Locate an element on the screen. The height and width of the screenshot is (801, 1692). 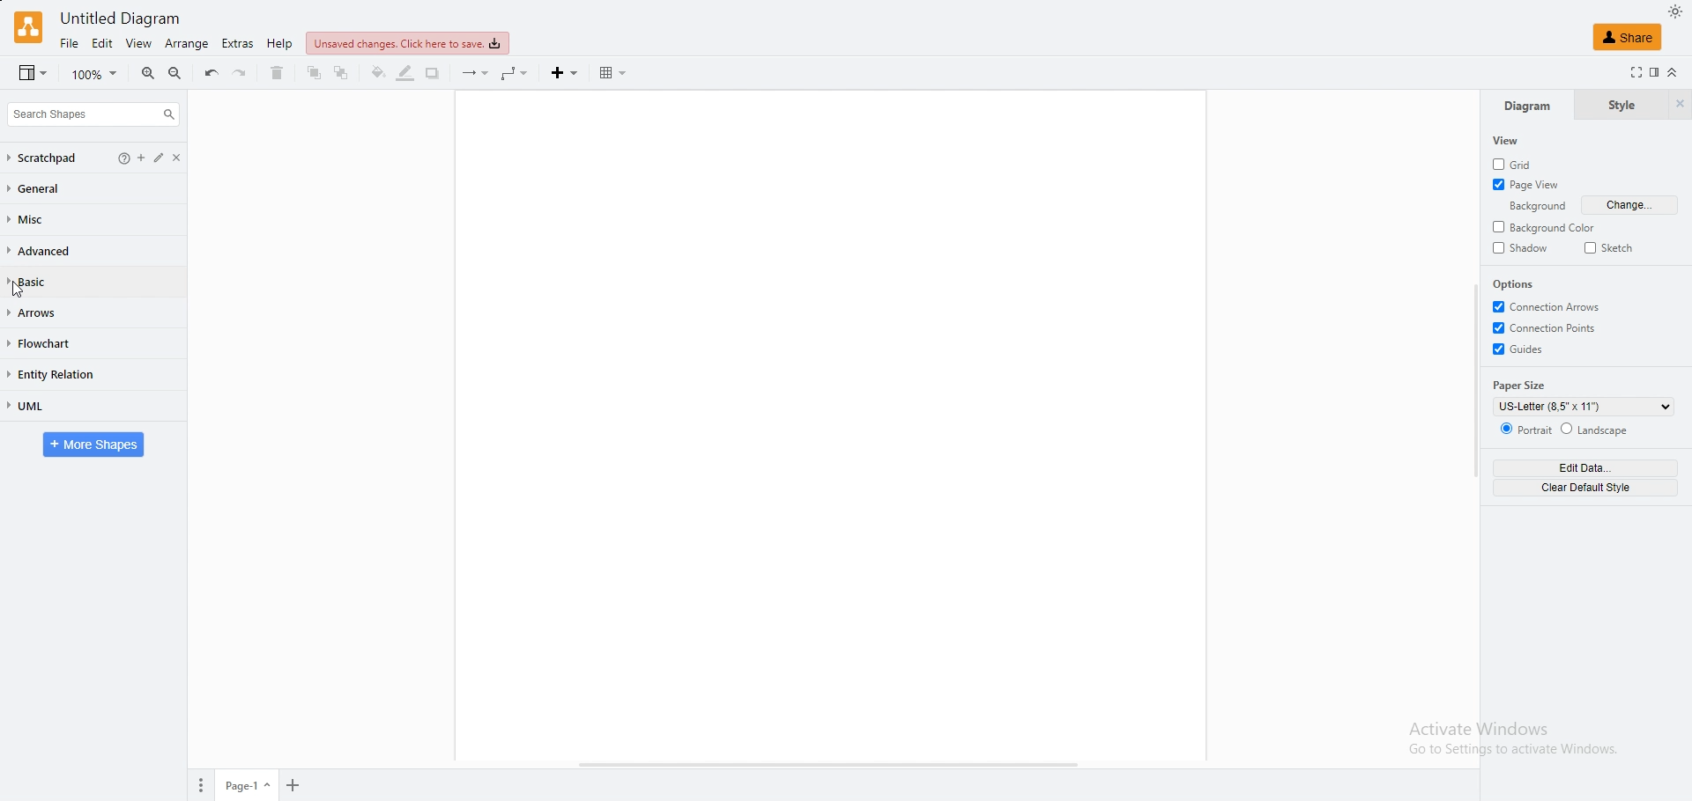
help is located at coordinates (116, 158).